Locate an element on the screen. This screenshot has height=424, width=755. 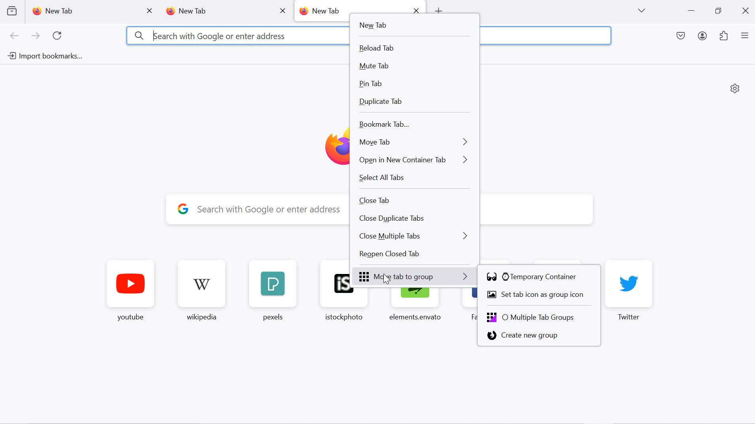
go back is located at coordinates (15, 36).